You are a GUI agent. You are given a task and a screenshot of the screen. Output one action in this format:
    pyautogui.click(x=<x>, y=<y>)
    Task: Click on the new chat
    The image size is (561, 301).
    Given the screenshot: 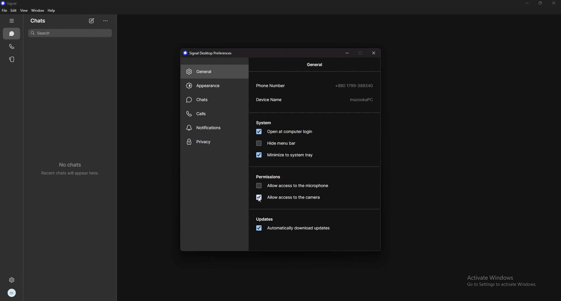 What is the action you would take?
    pyautogui.click(x=92, y=21)
    